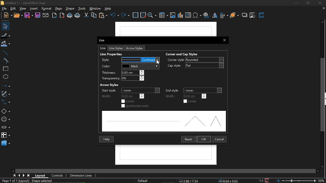 The width and height of the screenshot is (326, 183). What do you see at coordinates (103, 16) in the screenshot?
I see `paste` at bounding box center [103, 16].